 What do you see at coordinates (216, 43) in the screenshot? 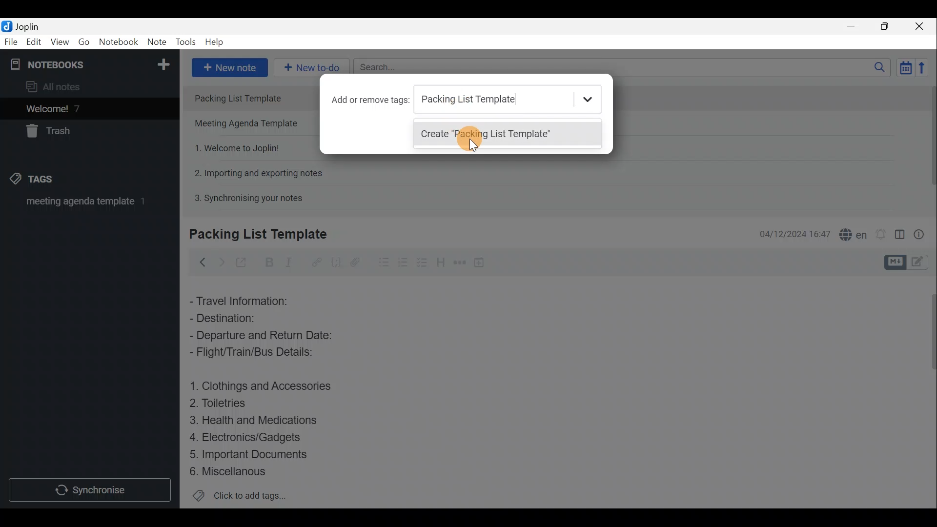
I see `Help` at bounding box center [216, 43].